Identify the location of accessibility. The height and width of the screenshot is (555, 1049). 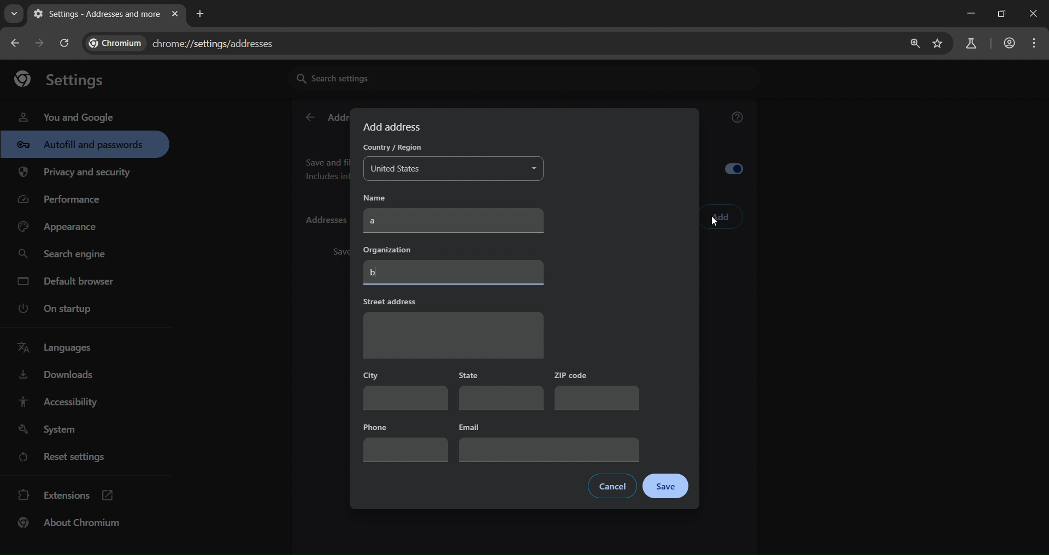
(57, 402).